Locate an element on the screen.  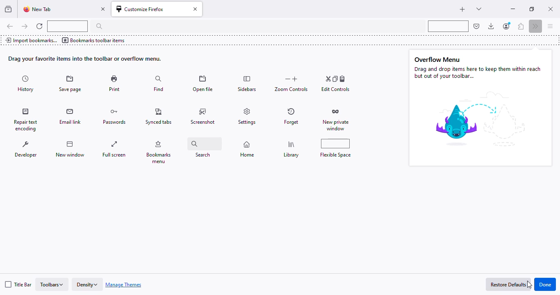
repair text encoding is located at coordinates (26, 120).